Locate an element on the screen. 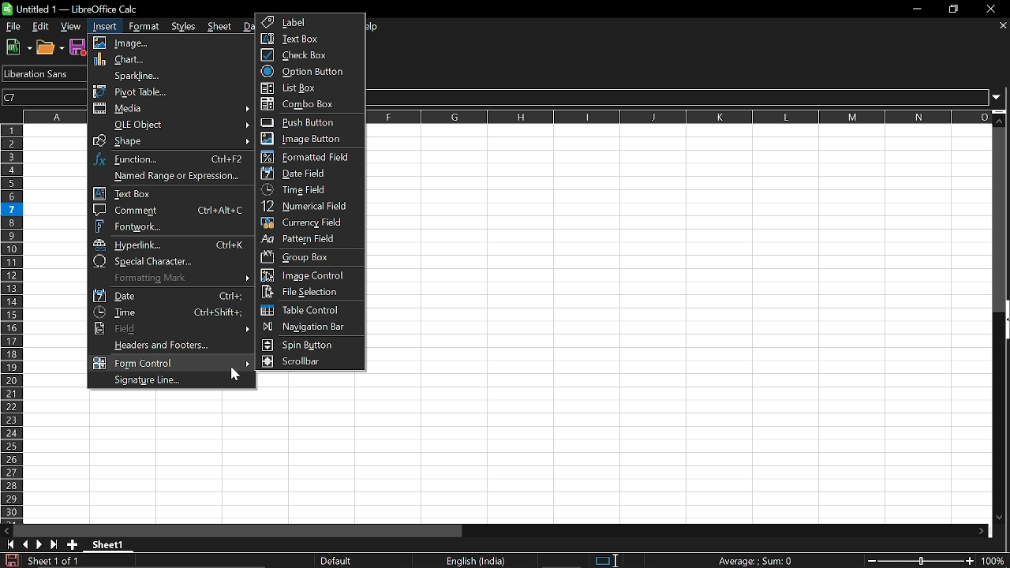 The height and width of the screenshot is (568, 1010). Close  is located at coordinates (994, 9).